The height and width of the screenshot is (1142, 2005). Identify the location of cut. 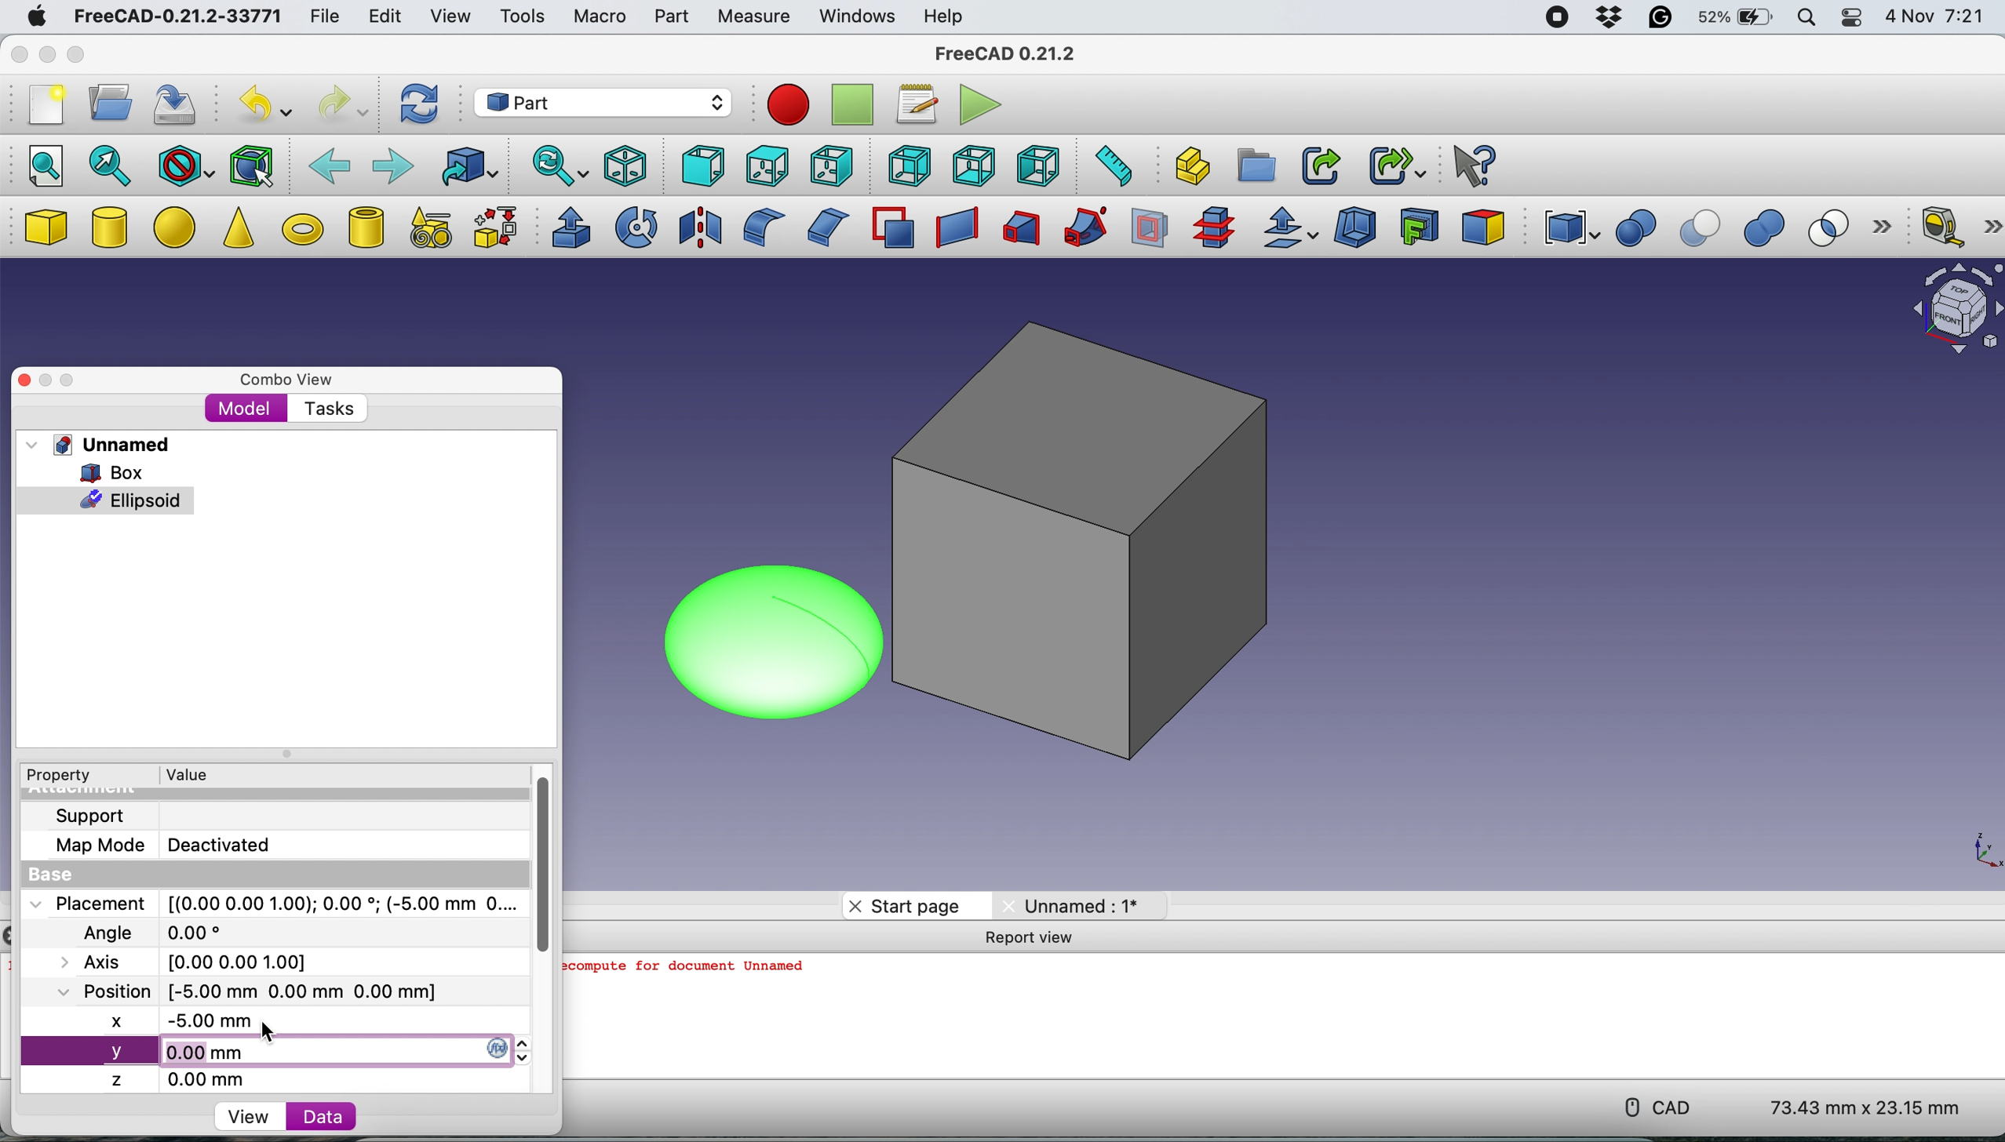
(1703, 229).